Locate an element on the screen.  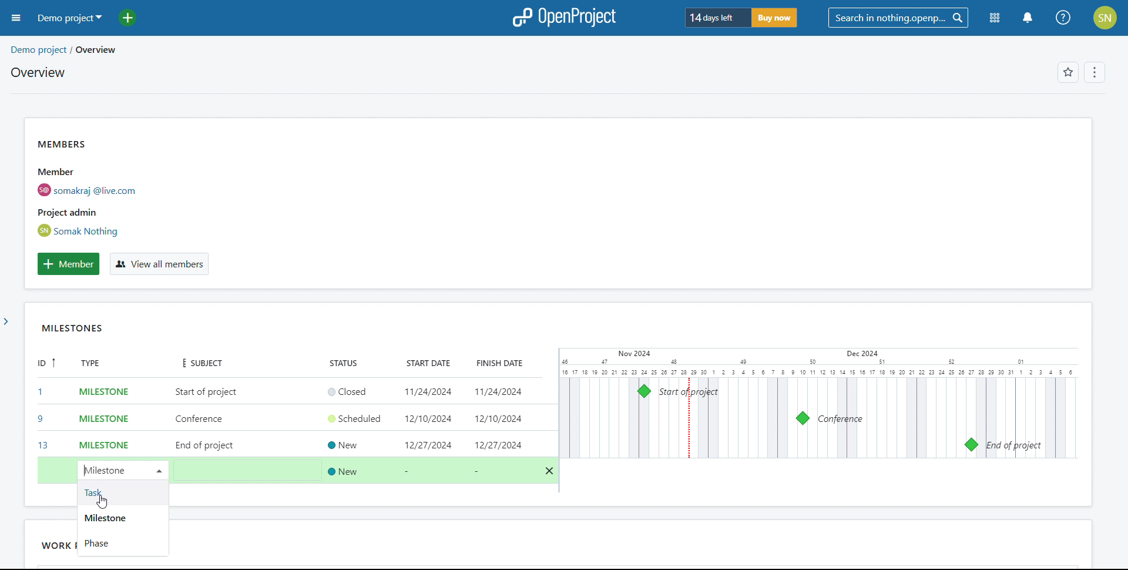
milestone 9 is located at coordinates (803, 418).